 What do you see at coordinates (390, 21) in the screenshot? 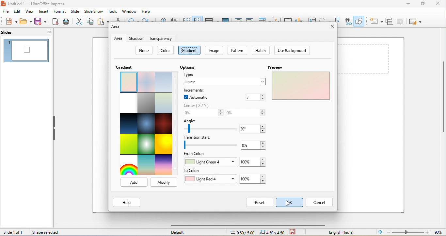
I see `duplicate` at bounding box center [390, 21].